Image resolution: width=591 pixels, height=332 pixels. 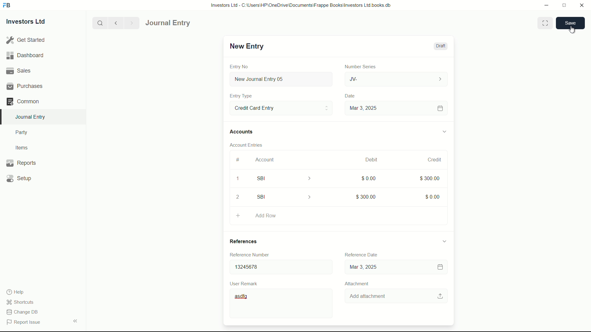 I want to click on expand/collapse, so click(x=444, y=241).